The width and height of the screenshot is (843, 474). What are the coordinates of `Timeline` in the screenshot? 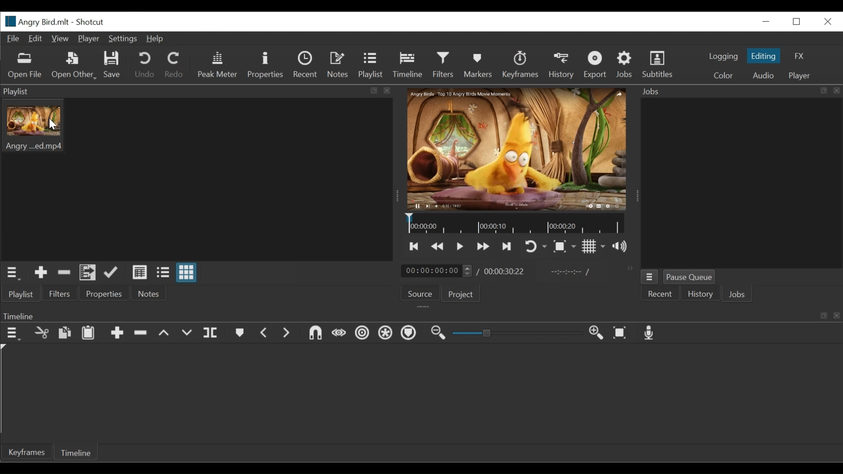 It's located at (407, 65).